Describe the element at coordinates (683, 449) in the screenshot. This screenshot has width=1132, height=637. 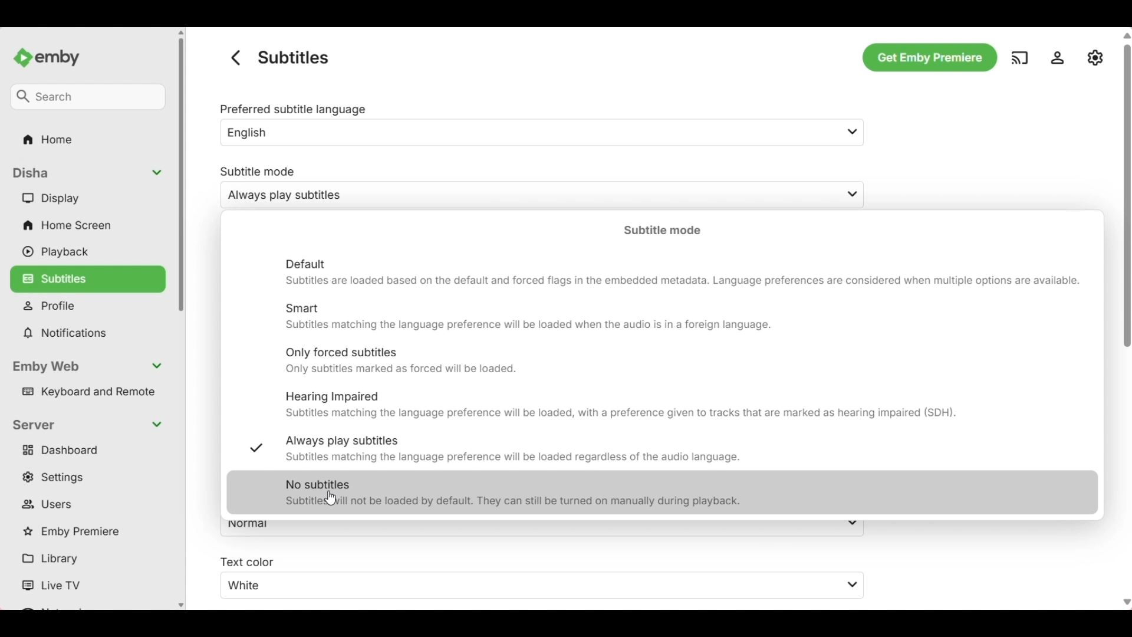
I see `Always play subtitles option and its description` at that location.